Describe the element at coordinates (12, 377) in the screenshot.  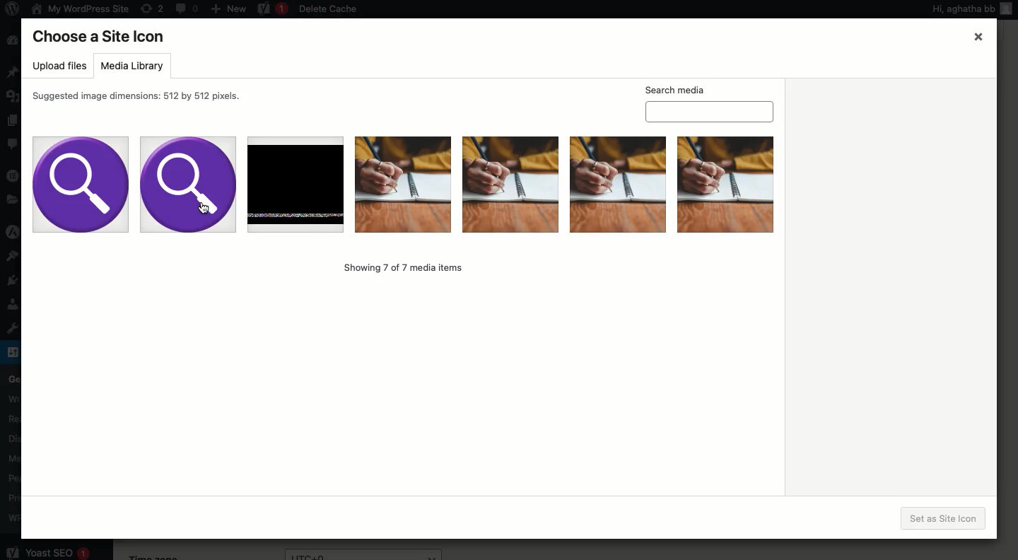
I see `General` at that location.